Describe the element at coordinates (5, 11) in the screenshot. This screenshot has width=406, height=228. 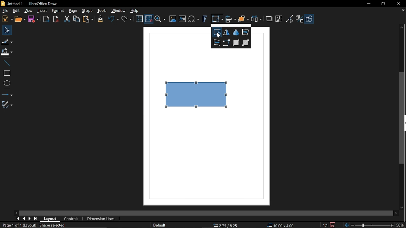
I see `File` at that location.